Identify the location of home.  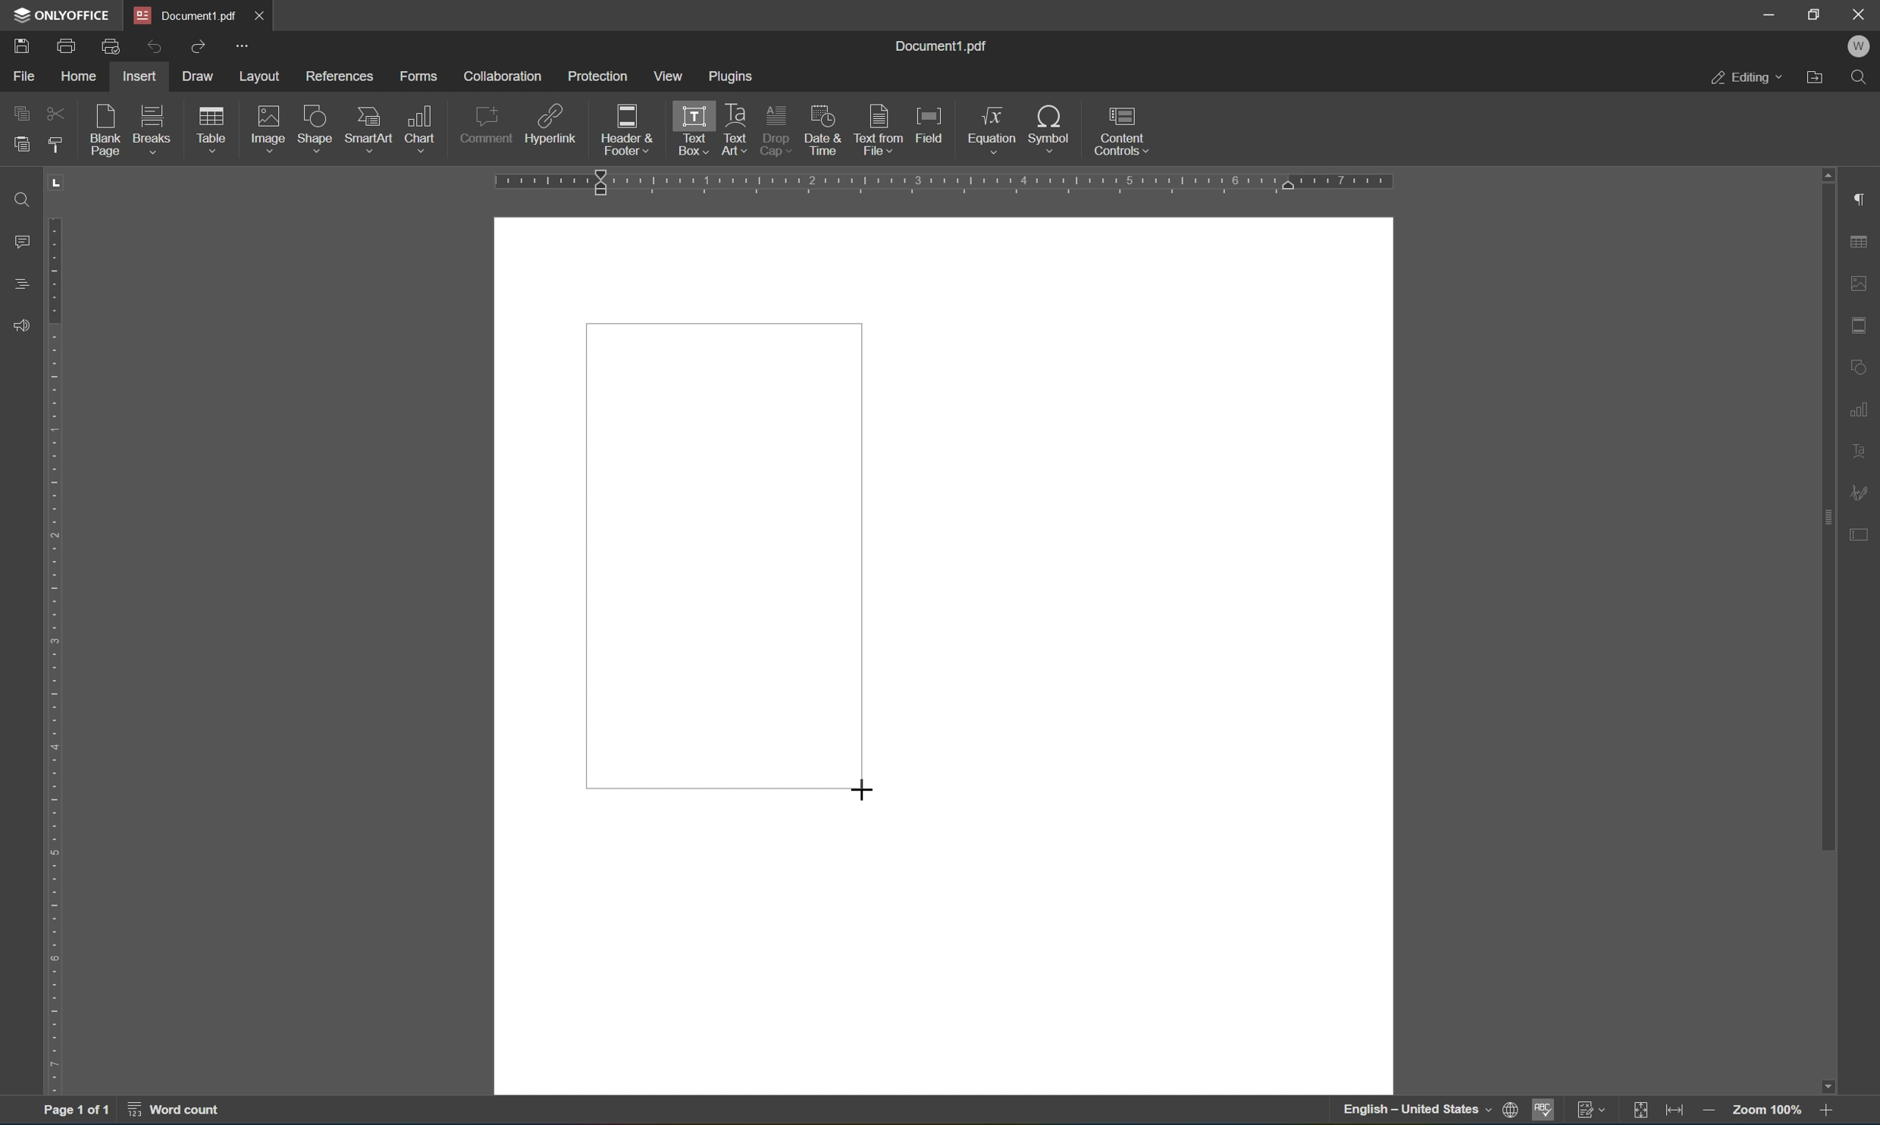
(81, 77).